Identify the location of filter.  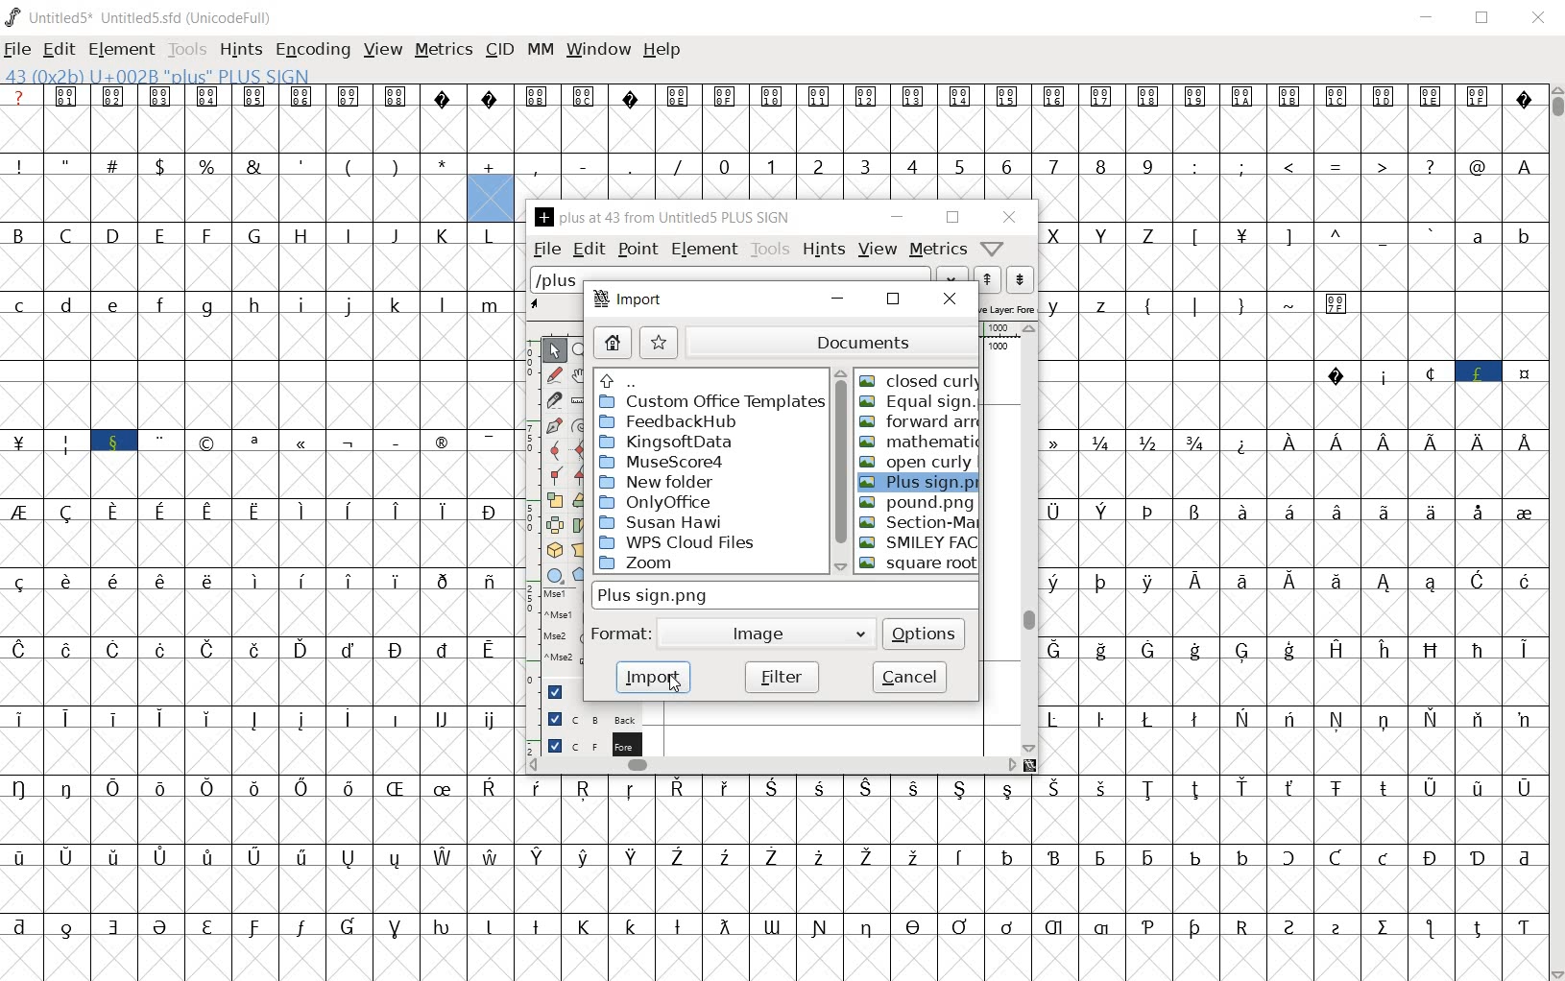
(781, 678).